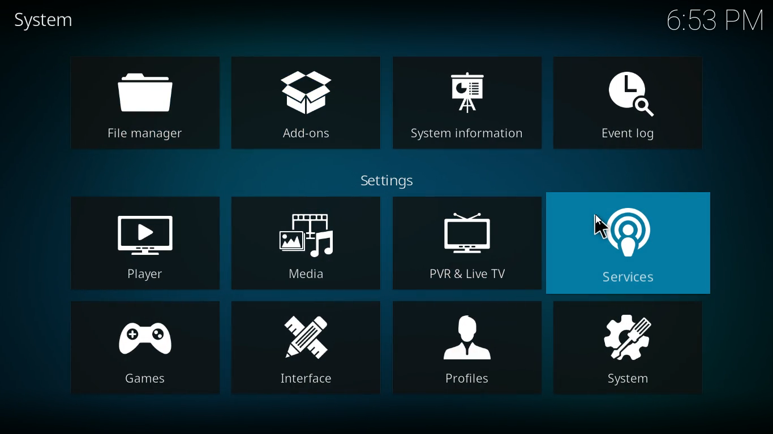  What do you see at coordinates (714, 21) in the screenshot?
I see `6:53 pm` at bounding box center [714, 21].